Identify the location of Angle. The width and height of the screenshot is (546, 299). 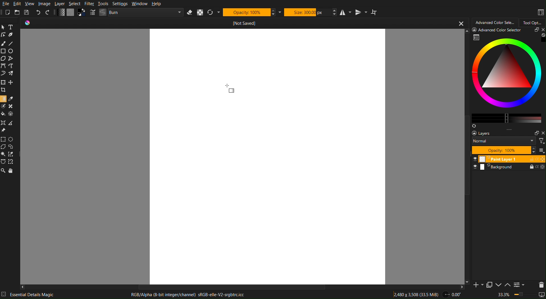
(452, 294).